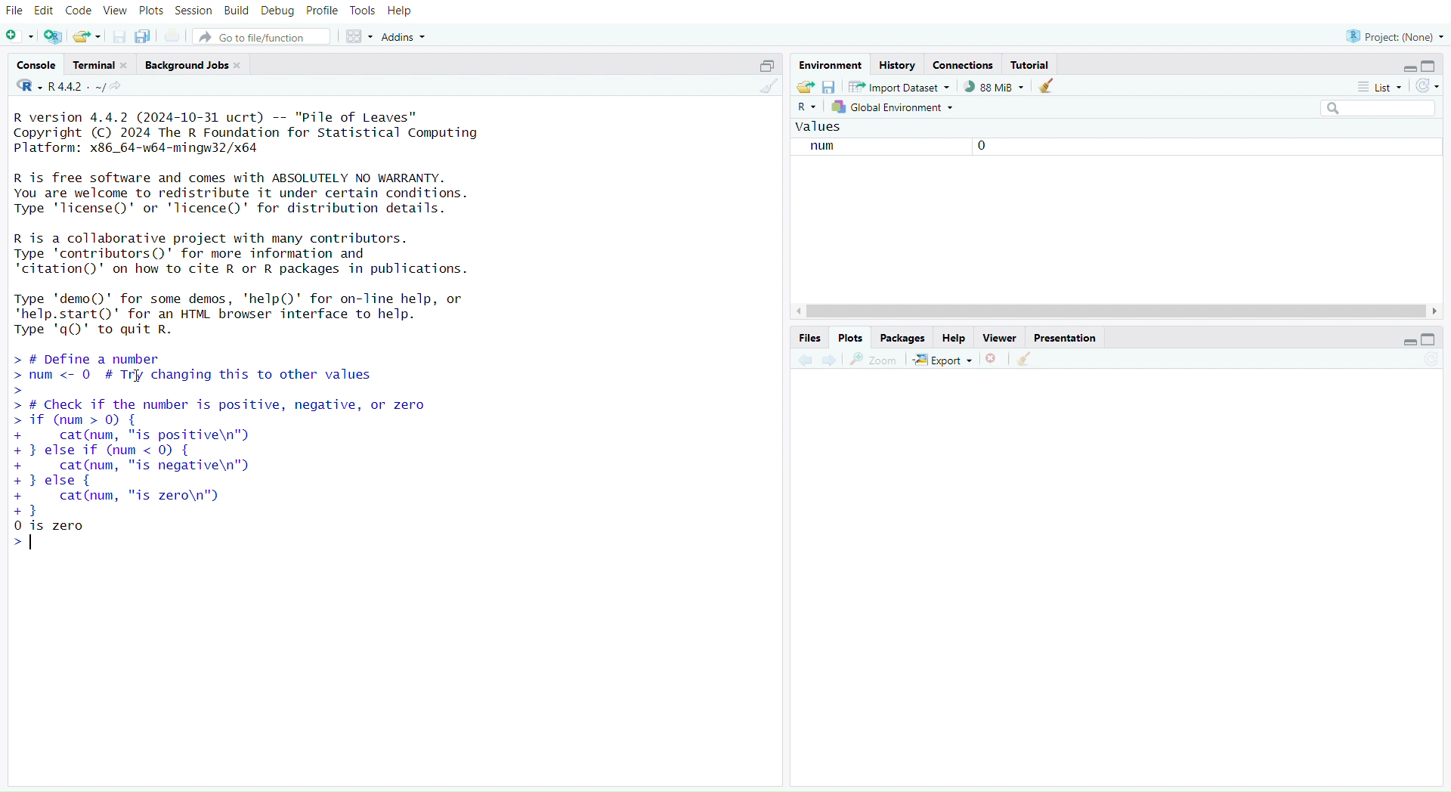 The width and height of the screenshot is (1451, 792). Describe the element at coordinates (361, 37) in the screenshot. I see `workspace panes` at that location.